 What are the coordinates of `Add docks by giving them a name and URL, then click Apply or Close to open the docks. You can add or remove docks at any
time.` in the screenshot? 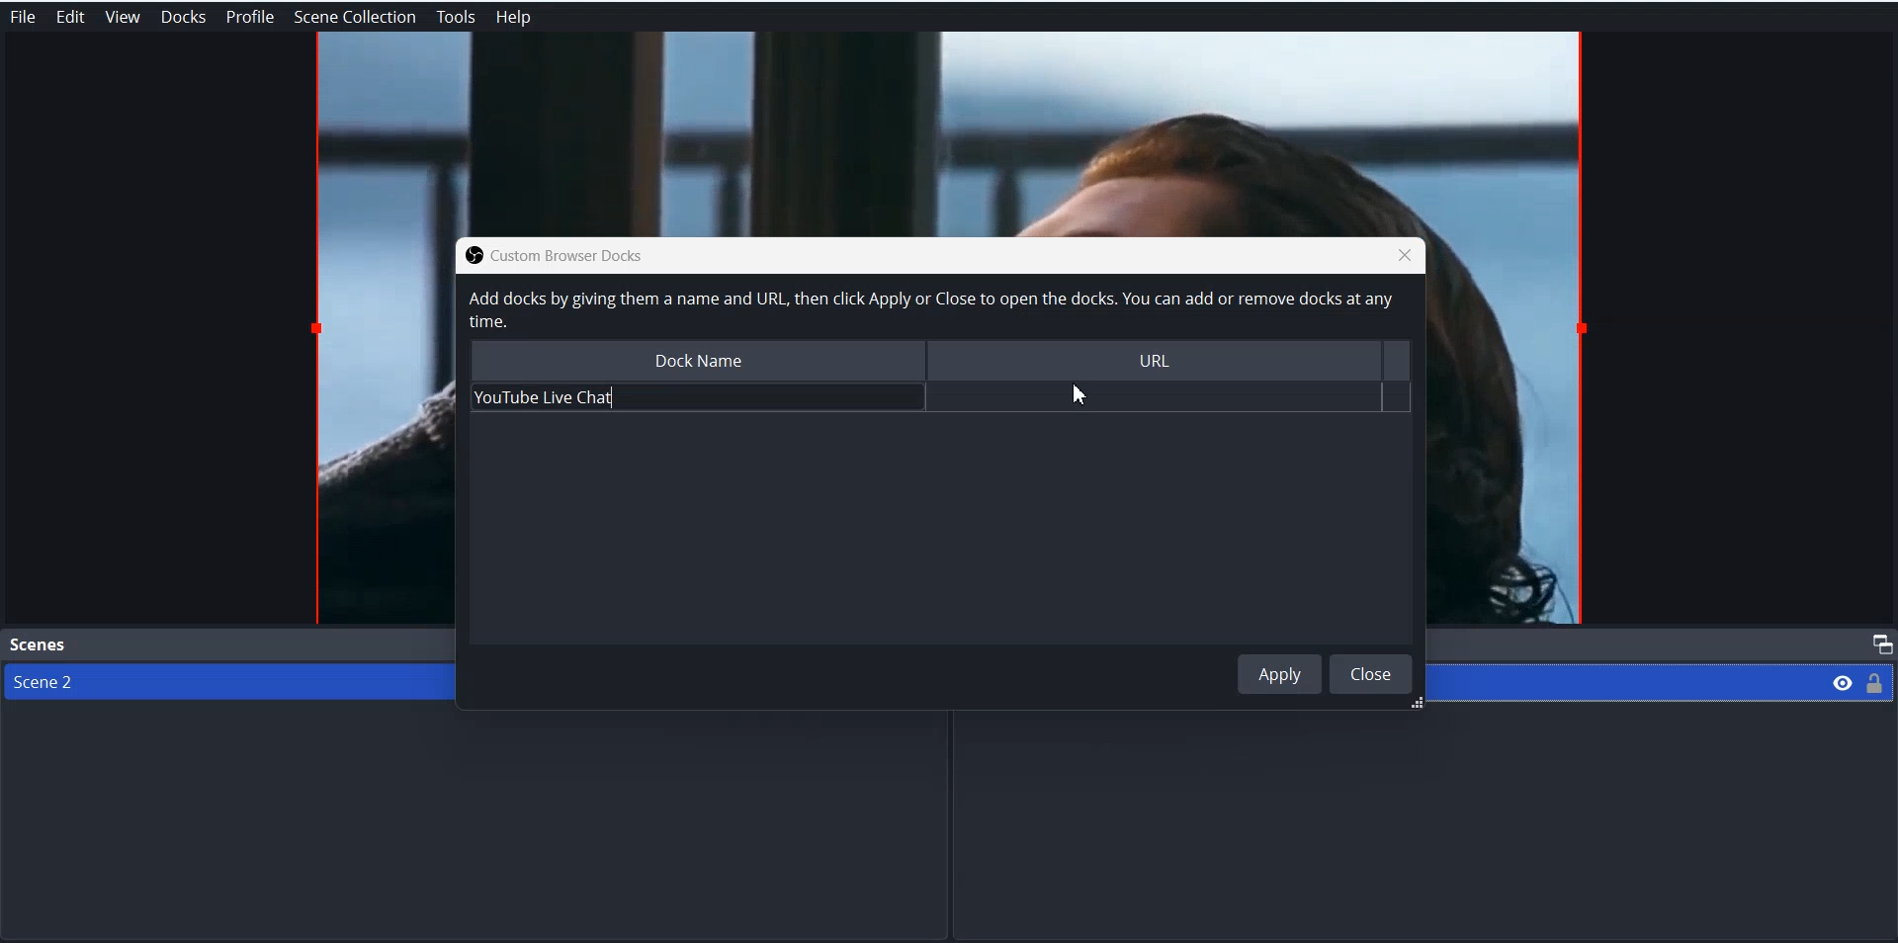 It's located at (928, 310).